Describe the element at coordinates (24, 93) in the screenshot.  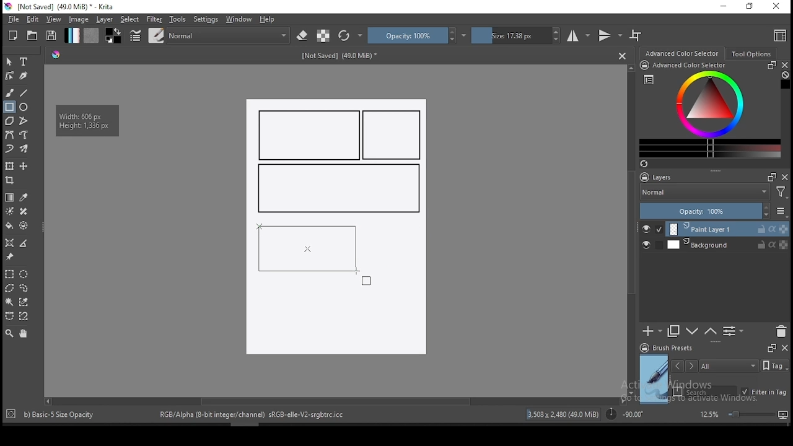
I see `line tool` at that location.